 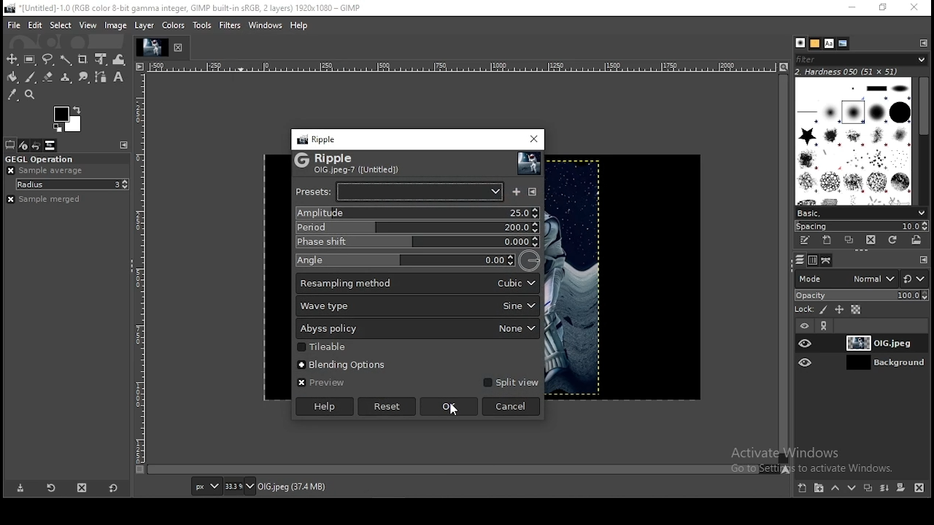 I want to click on radius, so click(x=73, y=184).